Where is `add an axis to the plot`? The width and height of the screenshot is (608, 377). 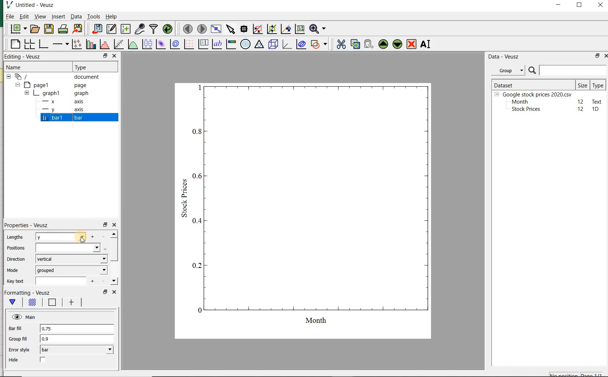 add an axis to the plot is located at coordinates (60, 45).